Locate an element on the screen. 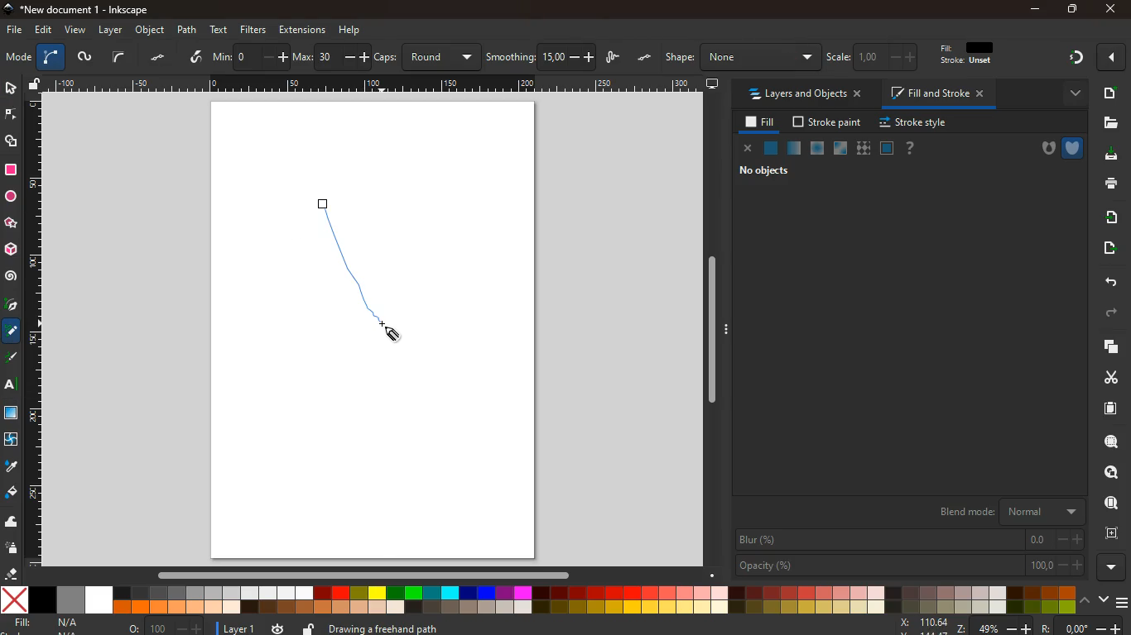 Image resolution: width=1131 pixels, height=635 pixels. find is located at coordinates (1111, 442).